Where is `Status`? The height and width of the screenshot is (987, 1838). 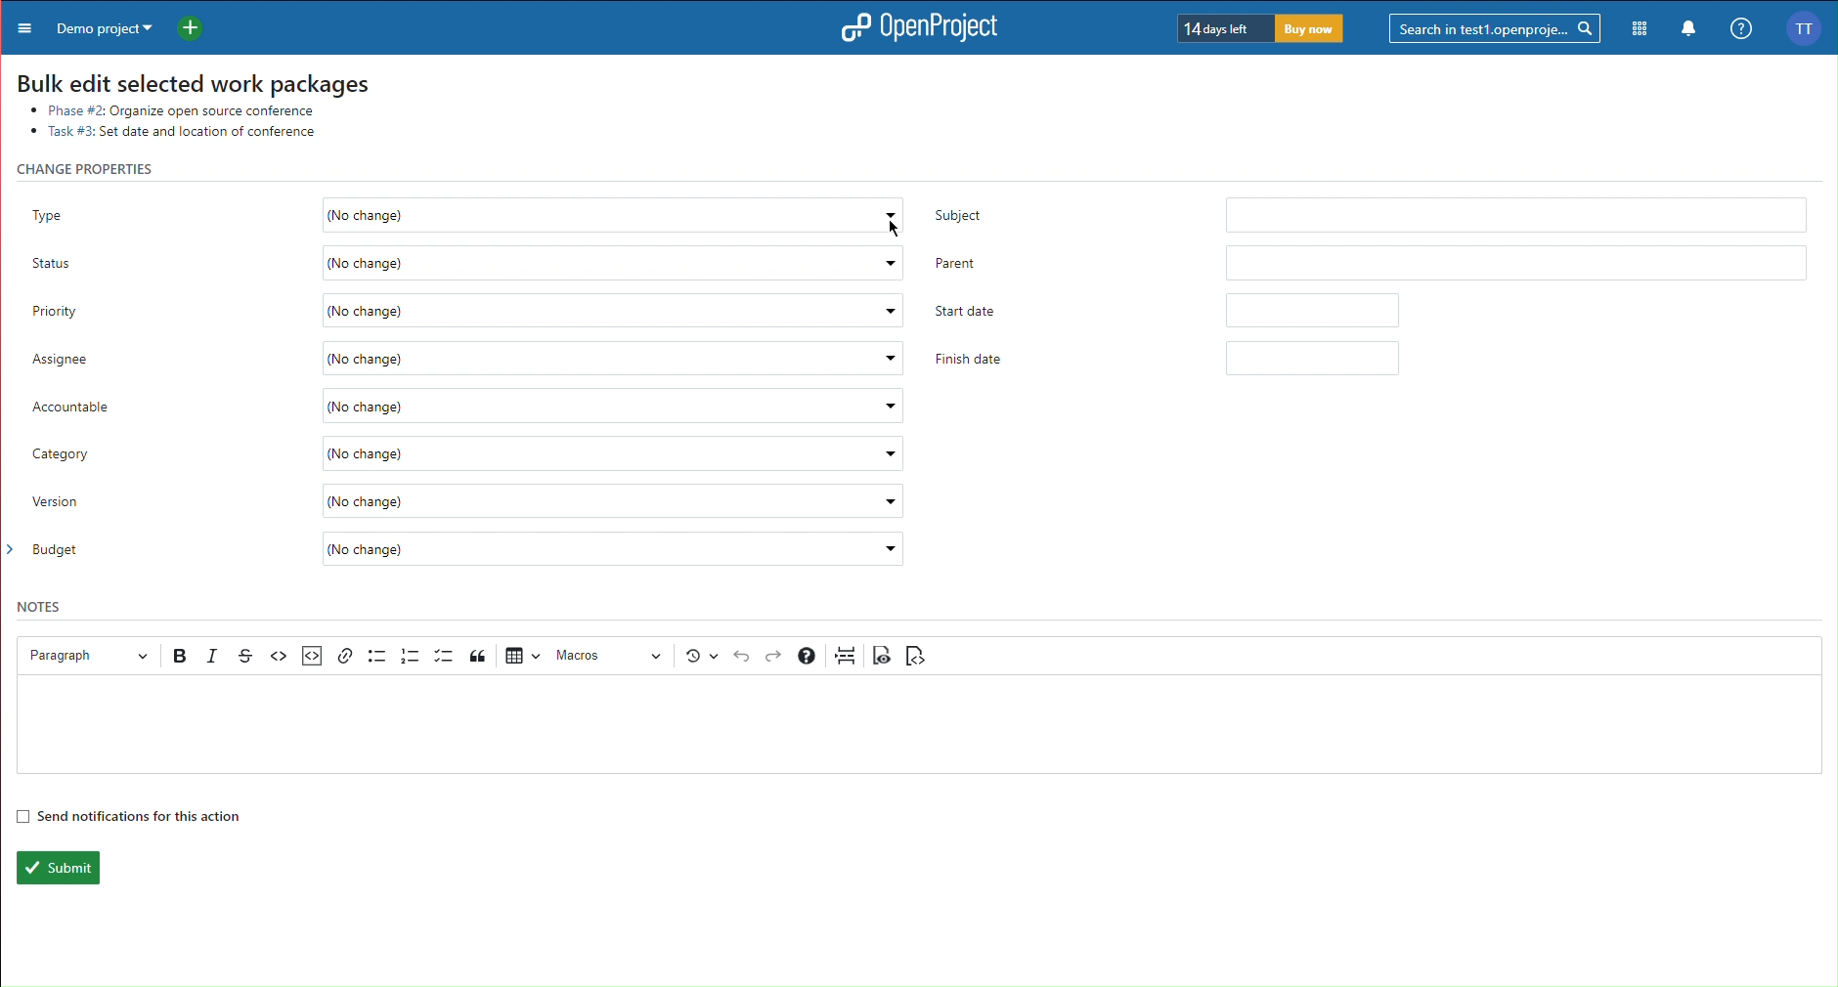 Status is located at coordinates (467, 260).